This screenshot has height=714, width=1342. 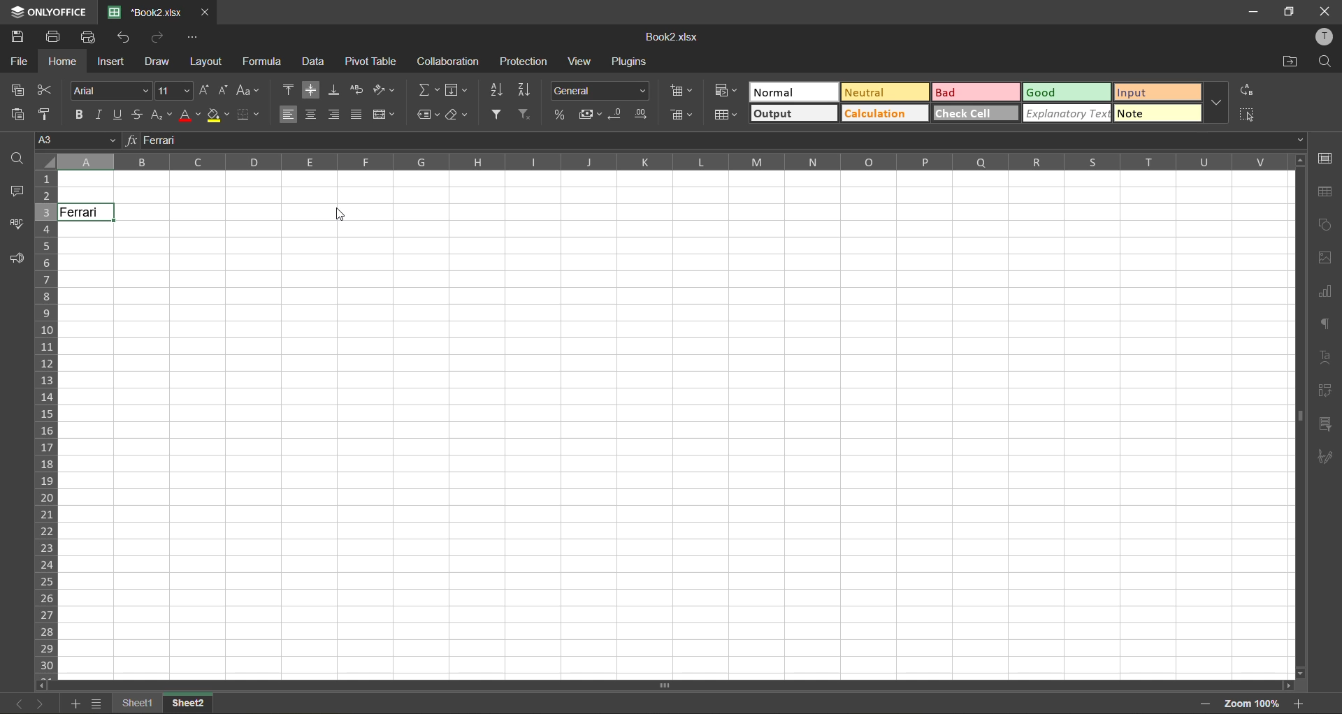 What do you see at coordinates (226, 89) in the screenshot?
I see `decrement size` at bounding box center [226, 89].